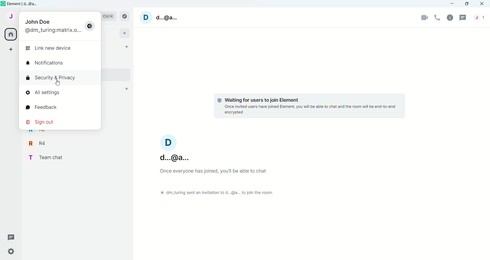 This screenshot has height=260, width=490. Describe the element at coordinates (310, 106) in the screenshot. I see `Waiting for users to join Element Once invited users have joined Element, you will be able to chat and the room will be end-to-end encrypted` at that location.